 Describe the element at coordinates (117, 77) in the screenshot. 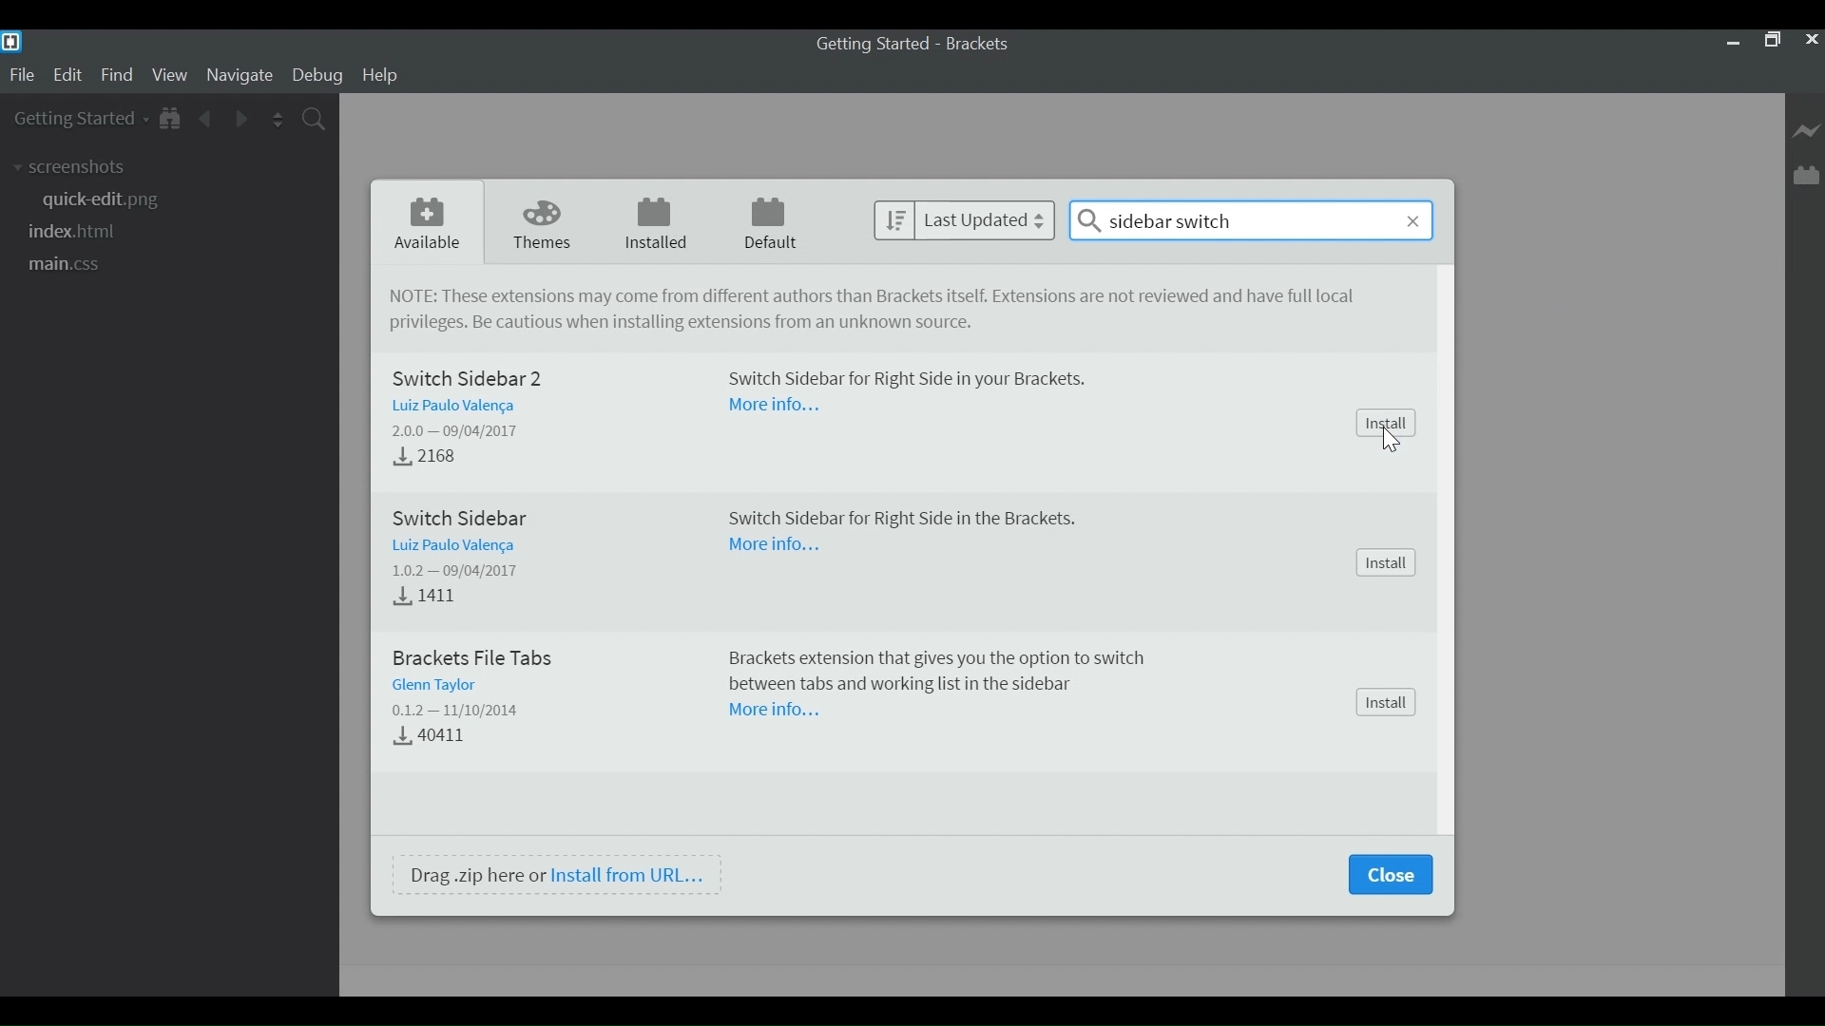

I see `Find` at that location.